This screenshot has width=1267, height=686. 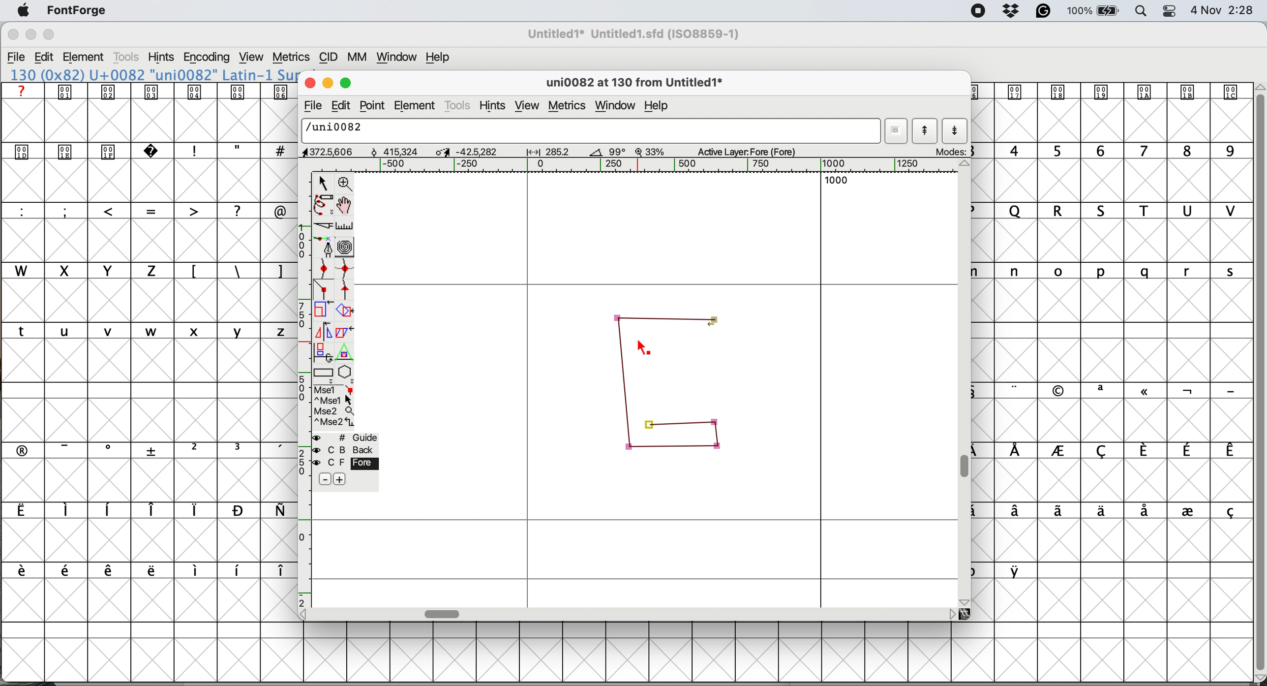 I want to click on fontforge, so click(x=78, y=10).